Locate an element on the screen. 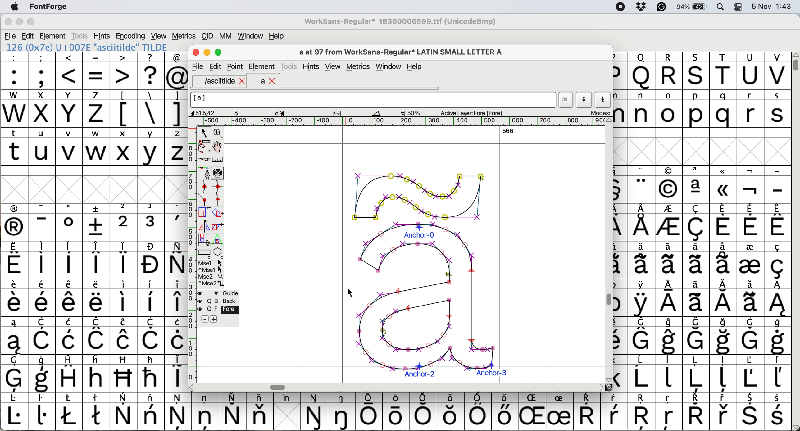 The image size is (800, 431). hints is located at coordinates (102, 35).